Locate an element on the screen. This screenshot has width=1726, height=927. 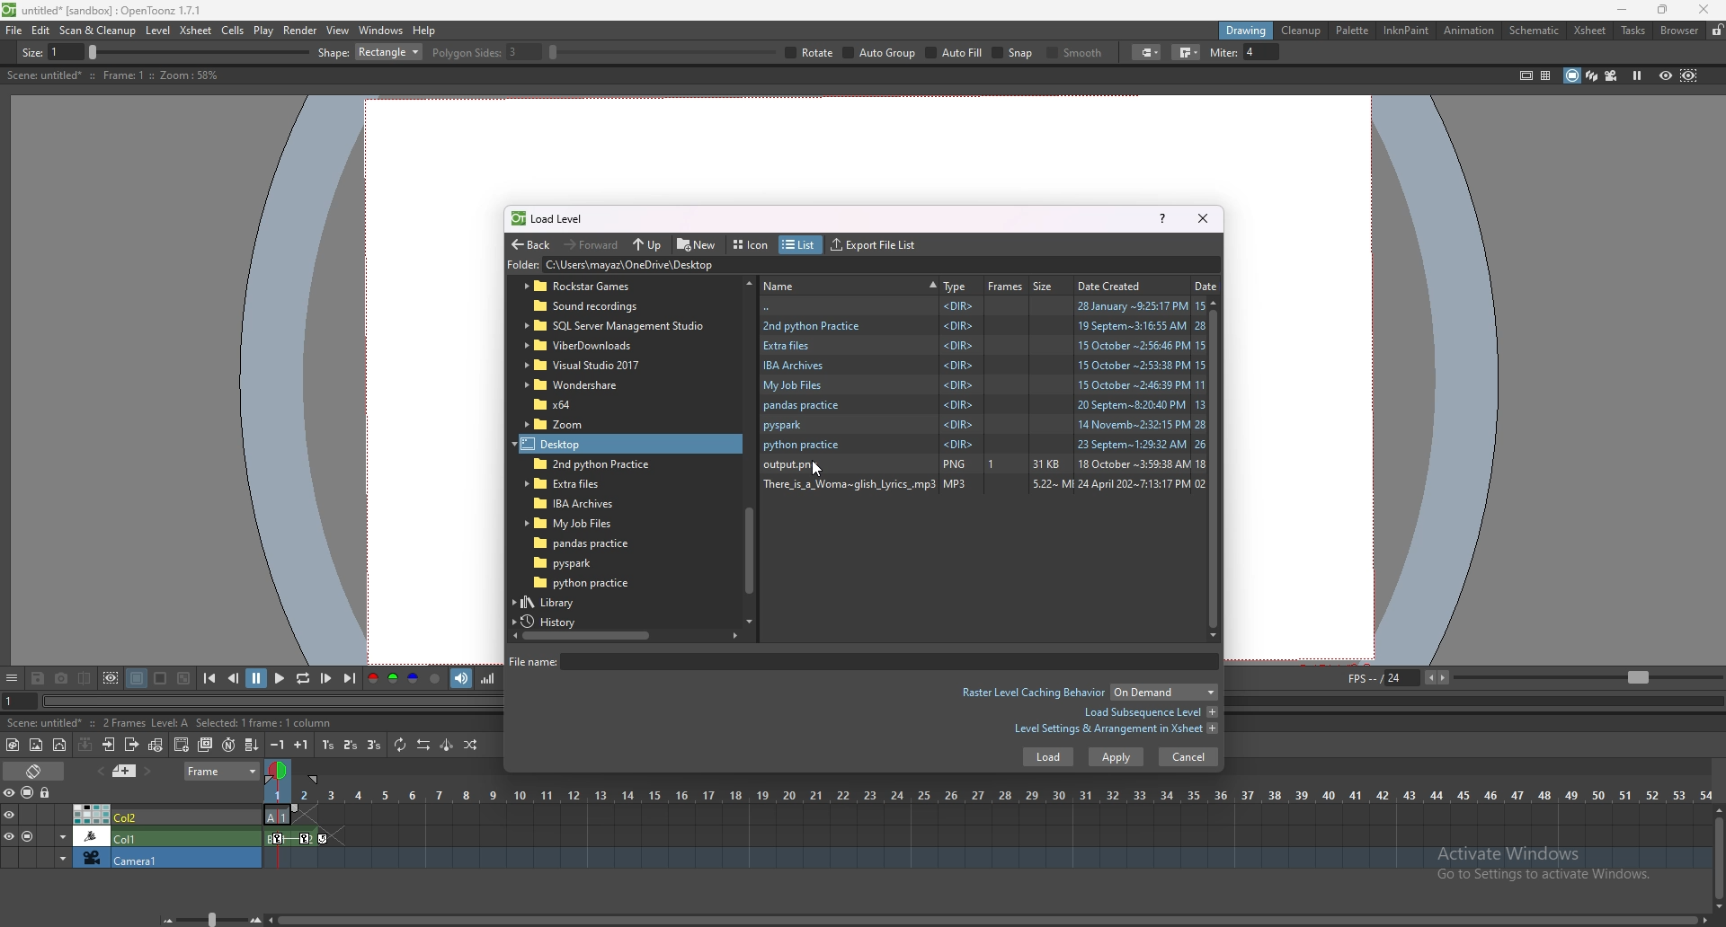
preview is located at coordinates (1666, 75).